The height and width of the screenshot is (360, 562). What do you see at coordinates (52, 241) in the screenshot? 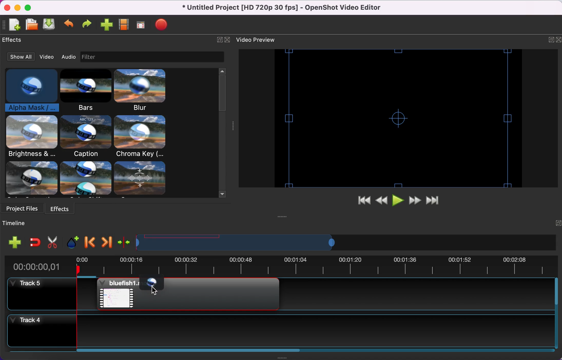
I see `cut` at bounding box center [52, 241].